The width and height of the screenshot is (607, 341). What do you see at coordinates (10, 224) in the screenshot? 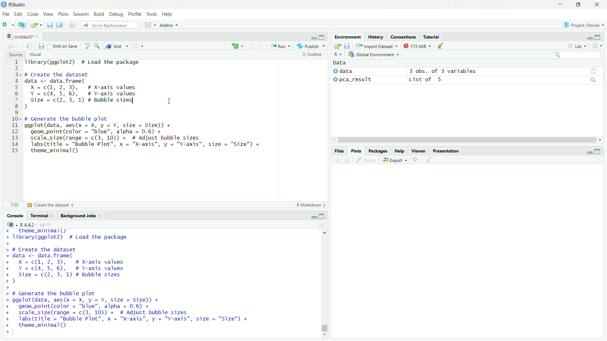
I see `R language` at bounding box center [10, 224].